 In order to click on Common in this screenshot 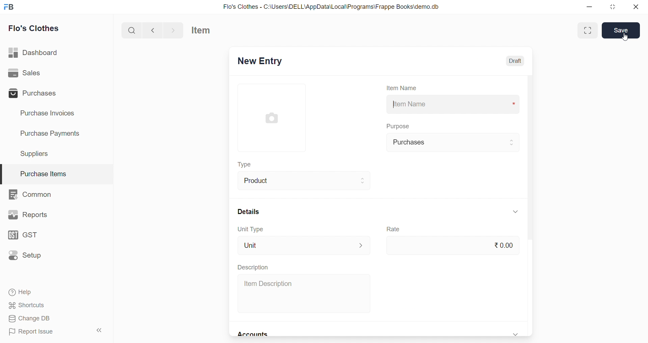, I will do `click(34, 194)`.